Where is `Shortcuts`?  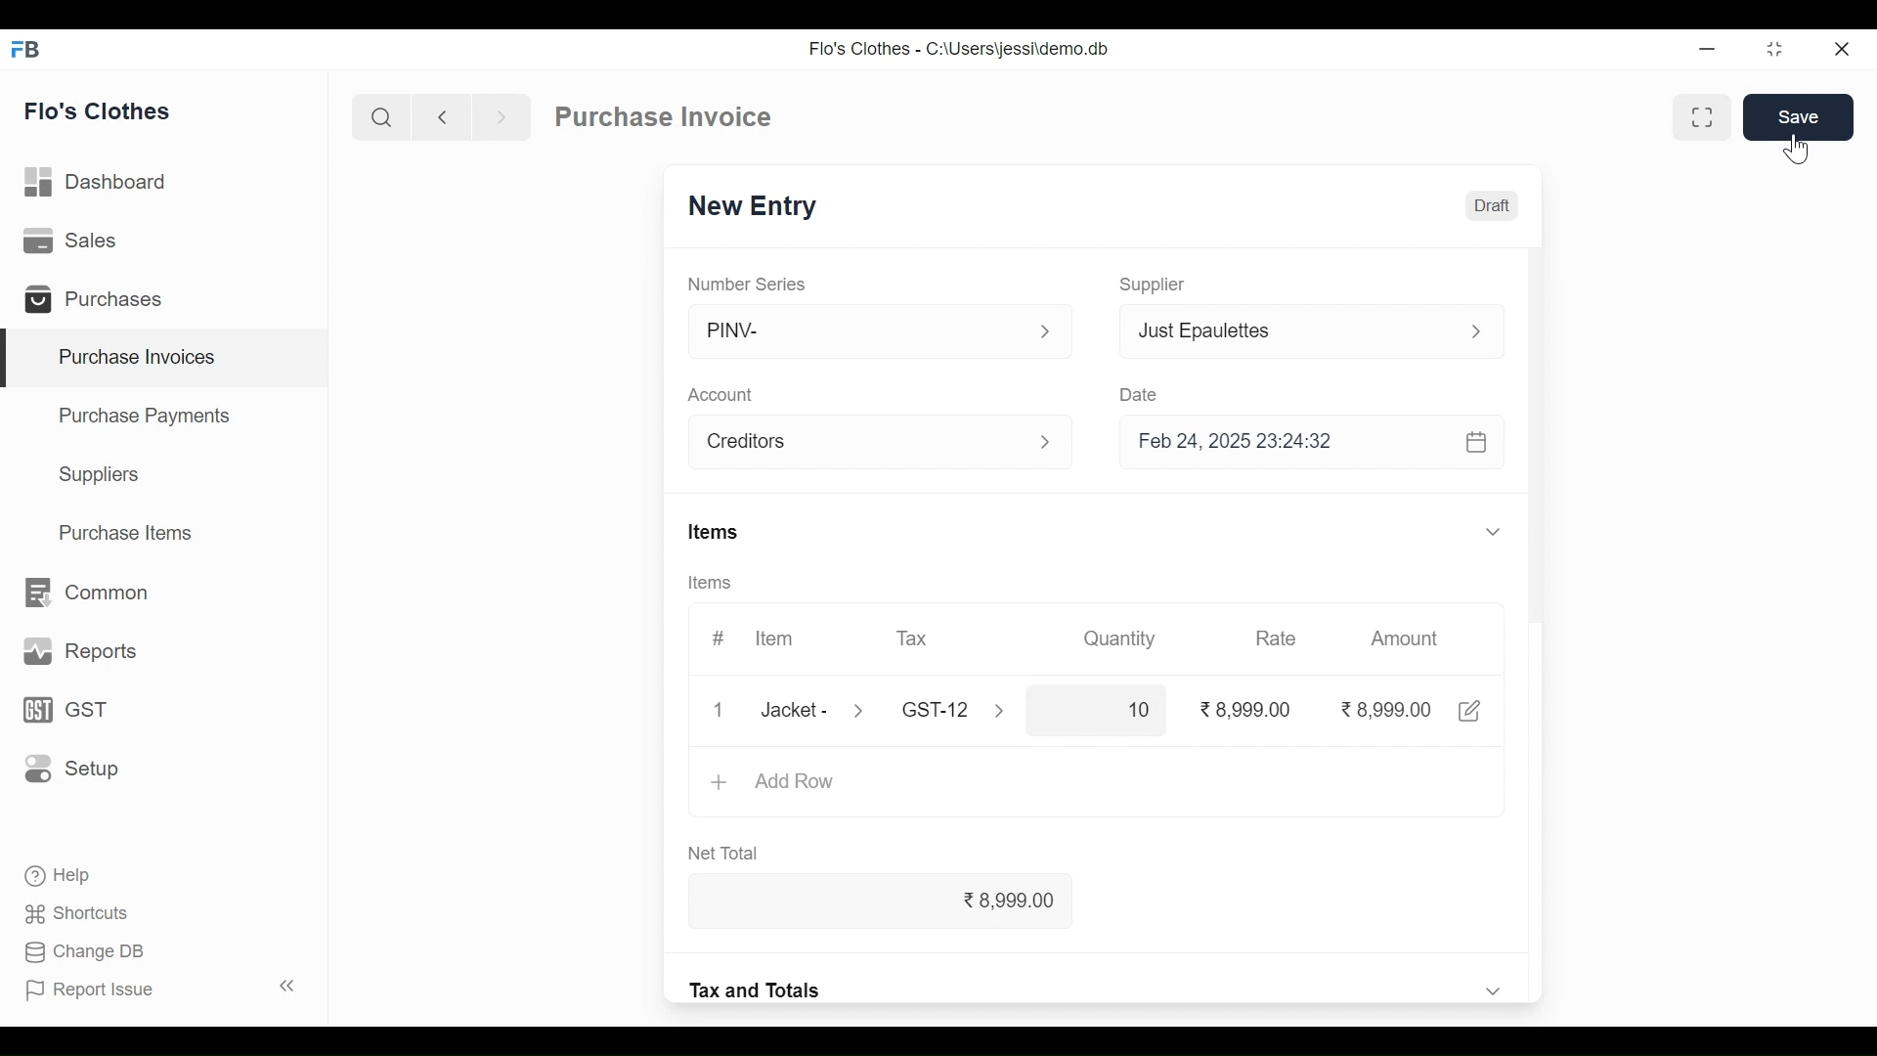
Shortcuts is located at coordinates (77, 915).